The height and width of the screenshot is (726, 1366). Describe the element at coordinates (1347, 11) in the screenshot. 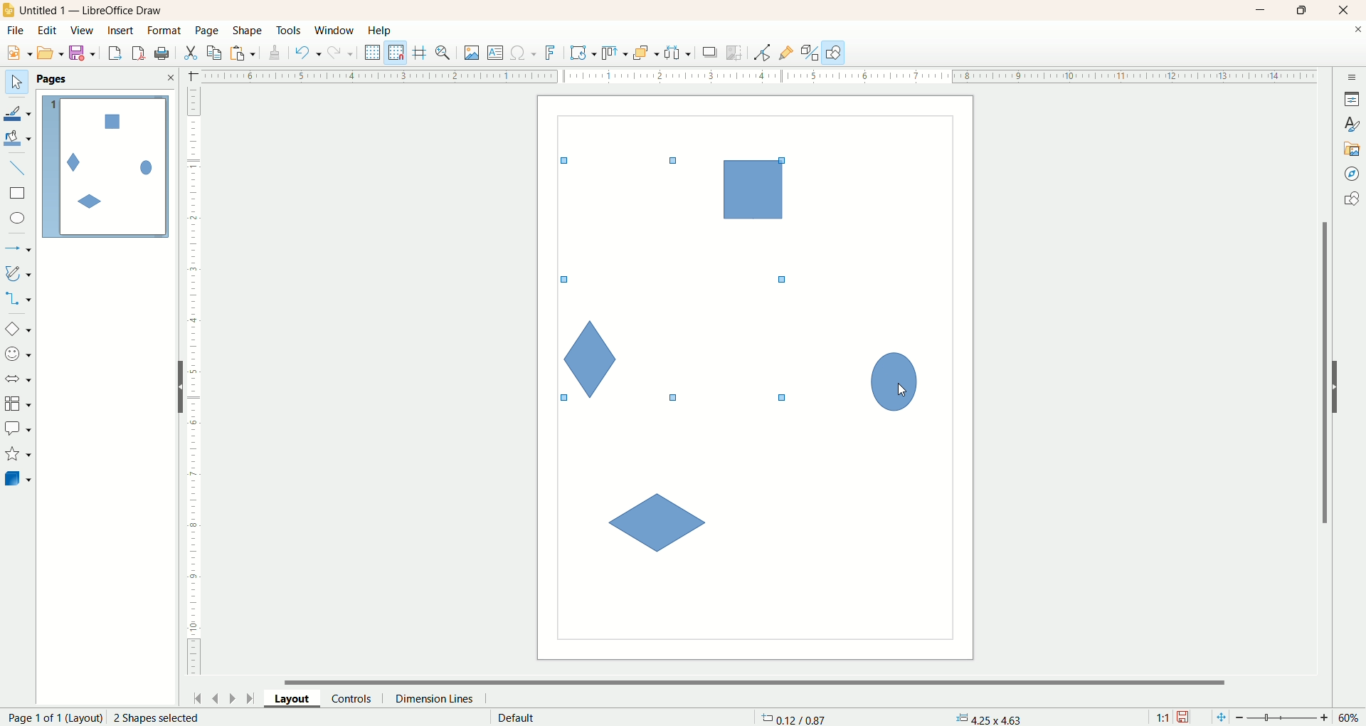

I see `close` at that location.